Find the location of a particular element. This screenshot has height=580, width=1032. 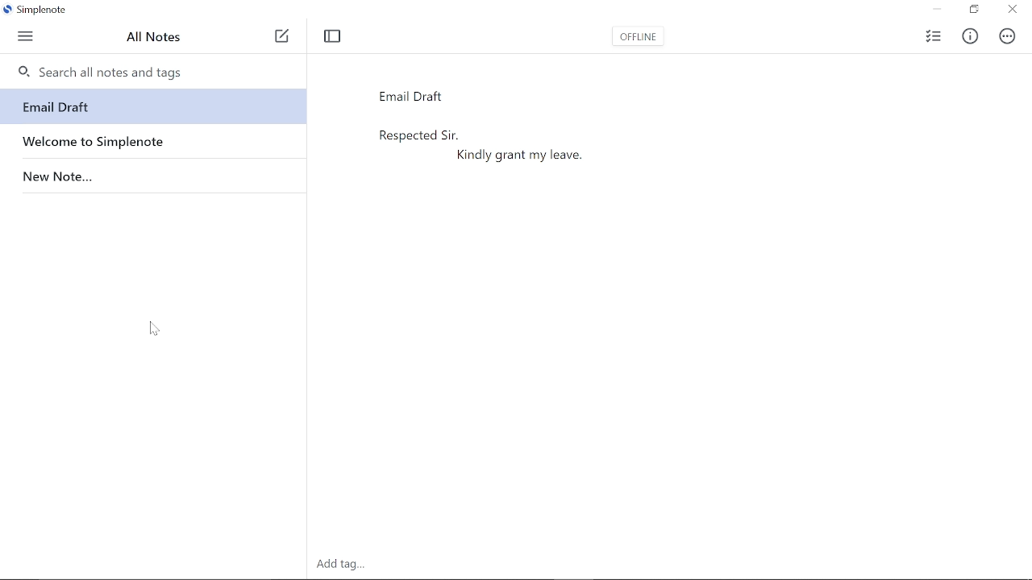

Respected Sir kindly grant my leave. is located at coordinates (535, 310).